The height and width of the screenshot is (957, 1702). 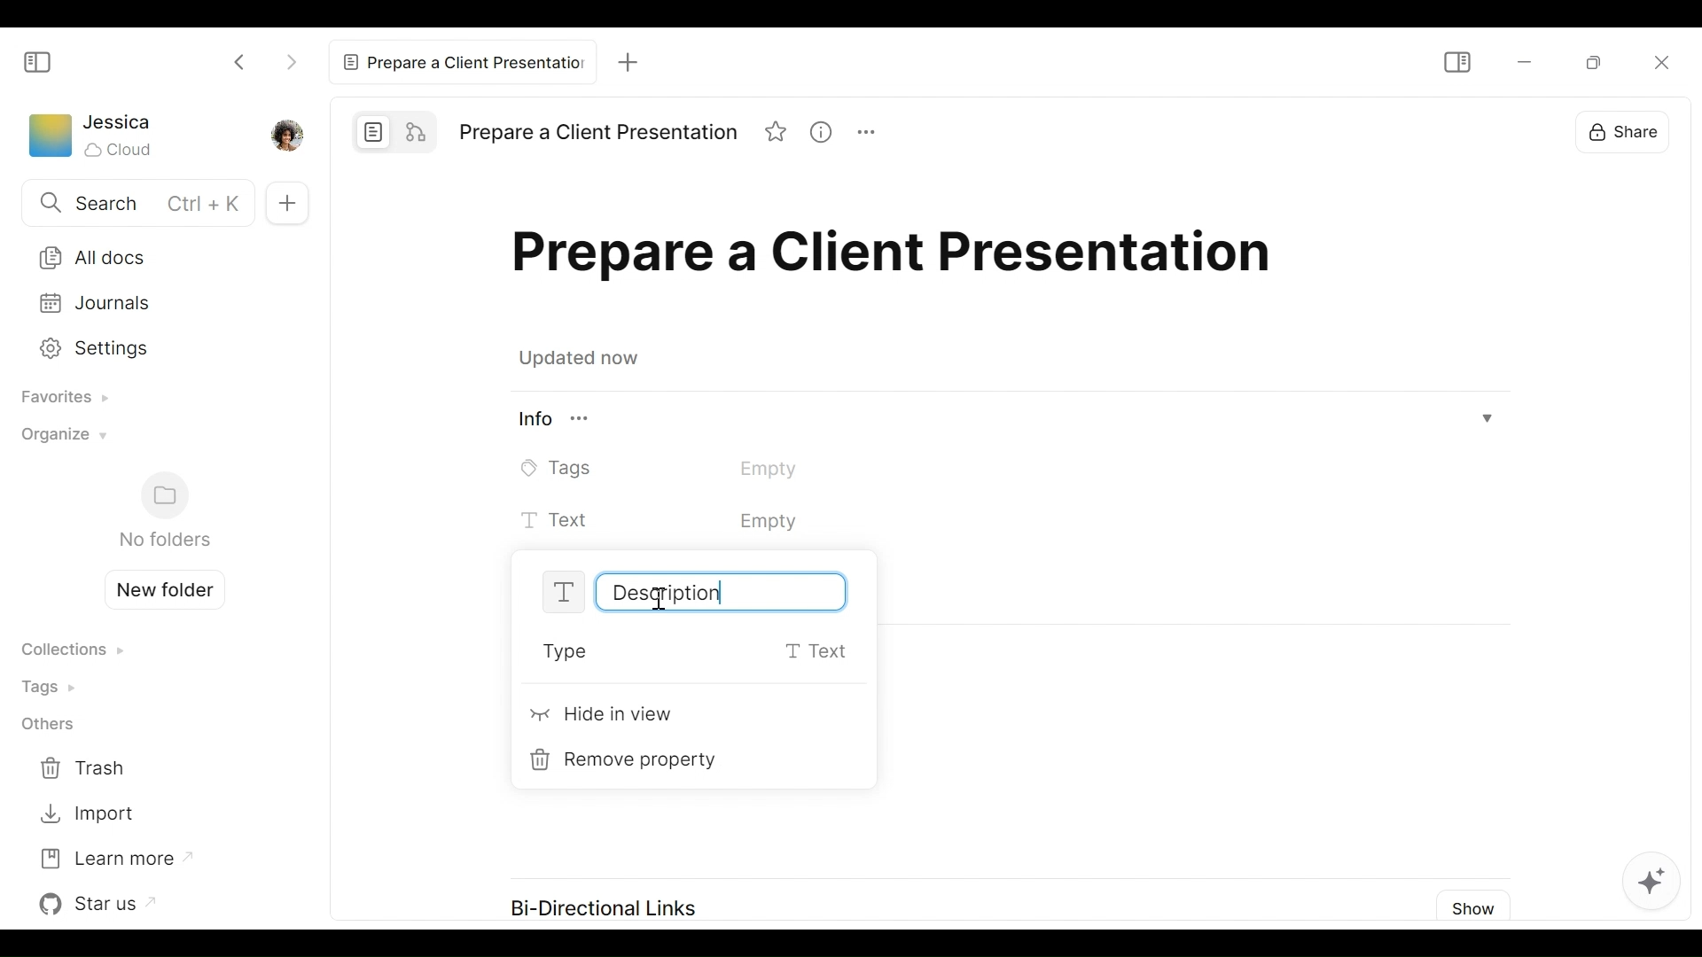 I want to click on minimize, so click(x=1522, y=63).